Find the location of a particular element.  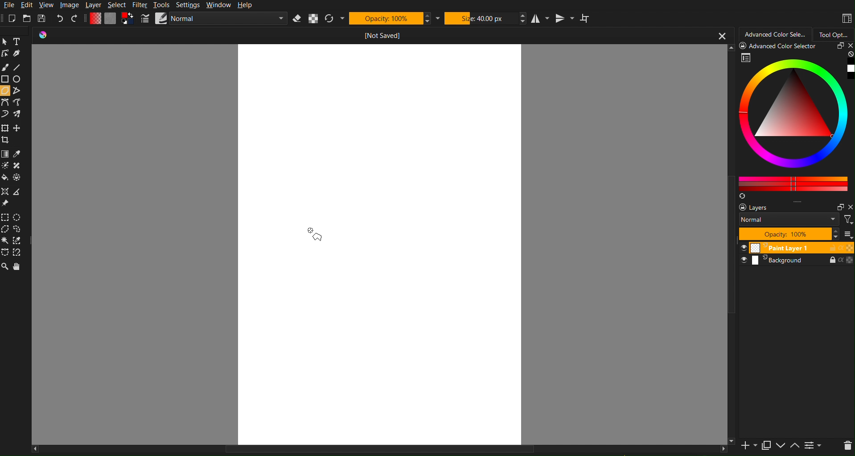

[not saved] is located at coordinates (385, 36).